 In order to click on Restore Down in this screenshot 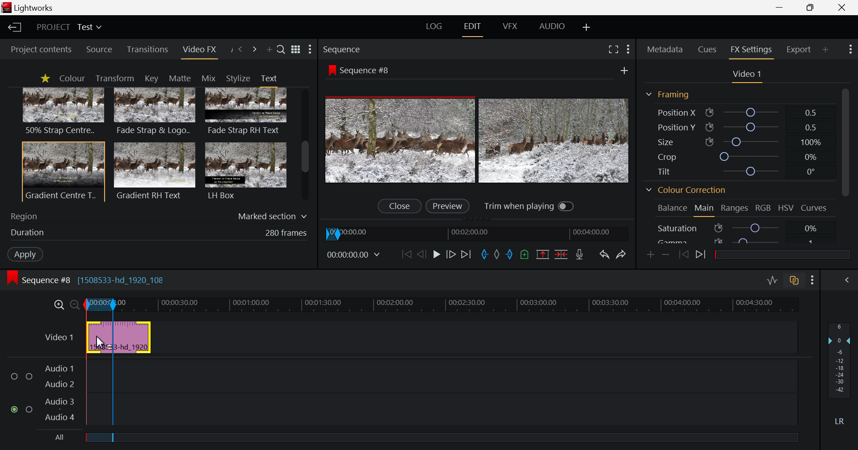, I will do `click(781, 8)`.